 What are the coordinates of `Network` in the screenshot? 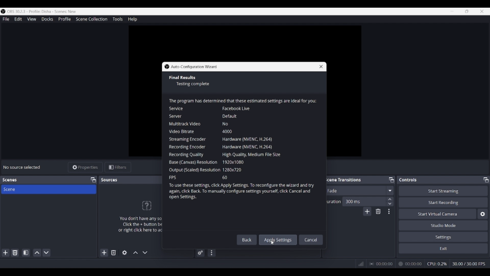 It's located at (360, 264).